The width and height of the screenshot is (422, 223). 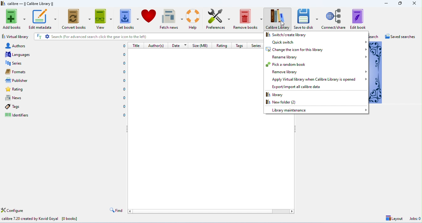 I want to click on donate to support calibre, so click(x=149, y=19).